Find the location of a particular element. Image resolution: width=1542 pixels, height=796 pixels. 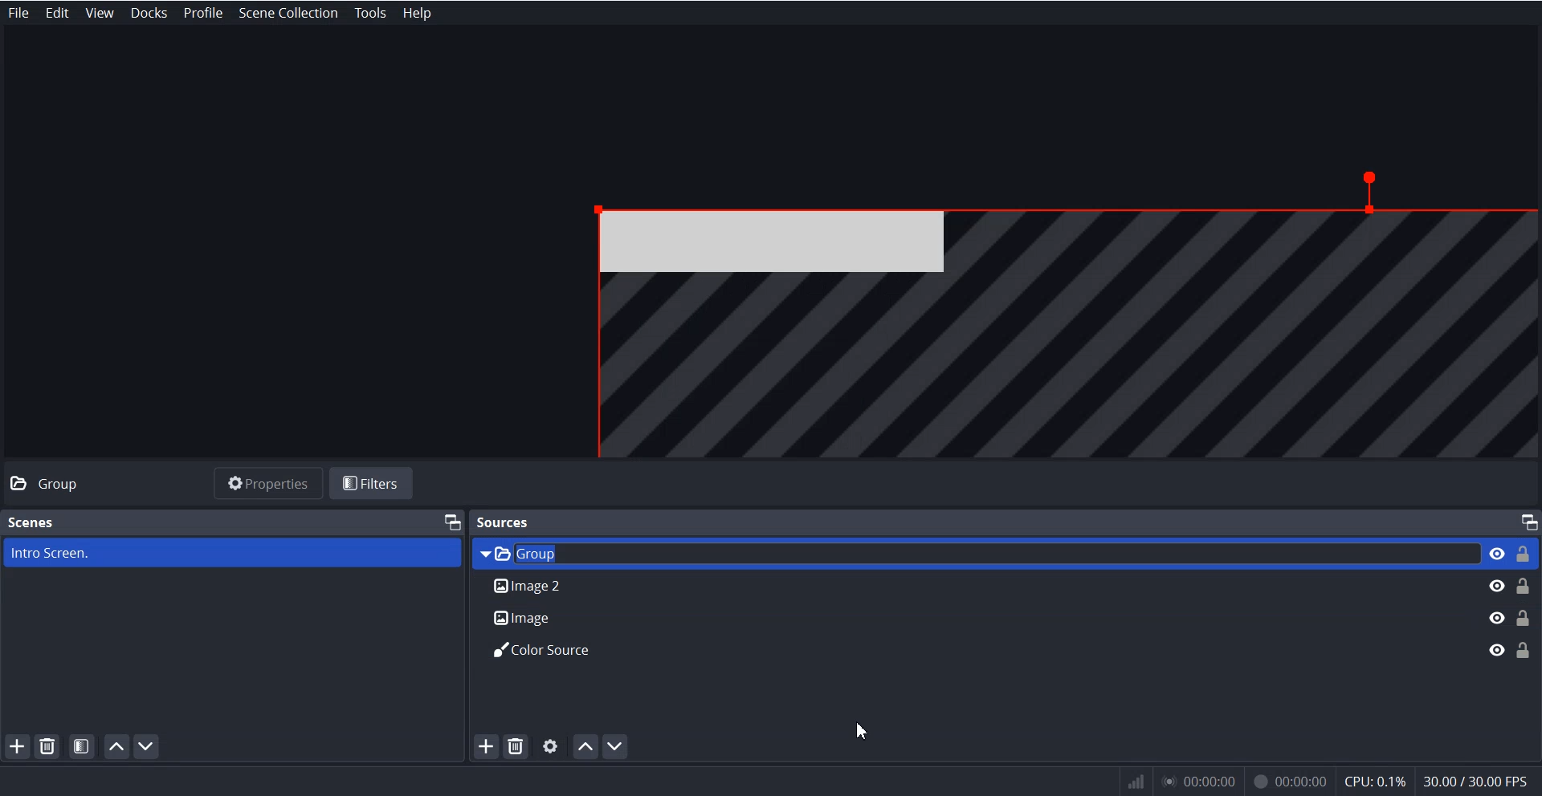

Maximize is located at coordinates (1528, 522).